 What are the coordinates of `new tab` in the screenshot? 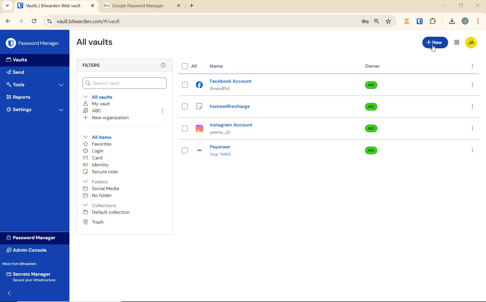 It's located at (193, 6).